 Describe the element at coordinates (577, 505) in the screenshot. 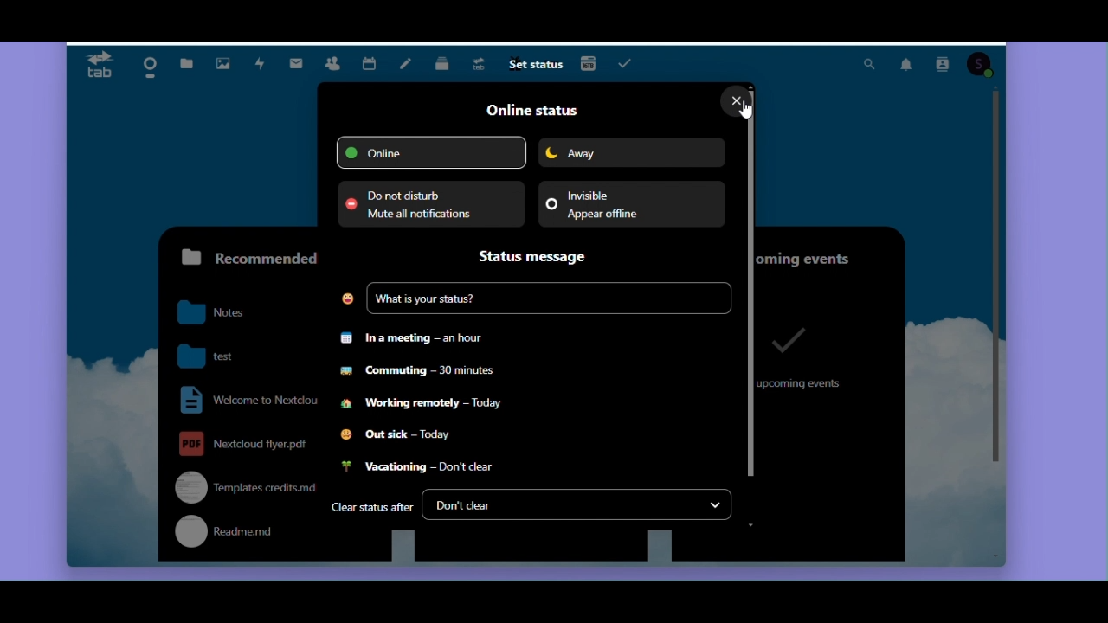

I see `Don't clear` at that location.